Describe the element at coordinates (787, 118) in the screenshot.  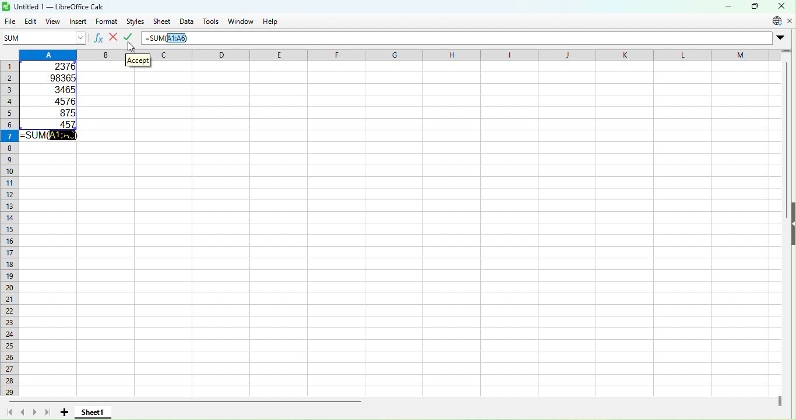
I see `Vertical scroll bar` at that location.